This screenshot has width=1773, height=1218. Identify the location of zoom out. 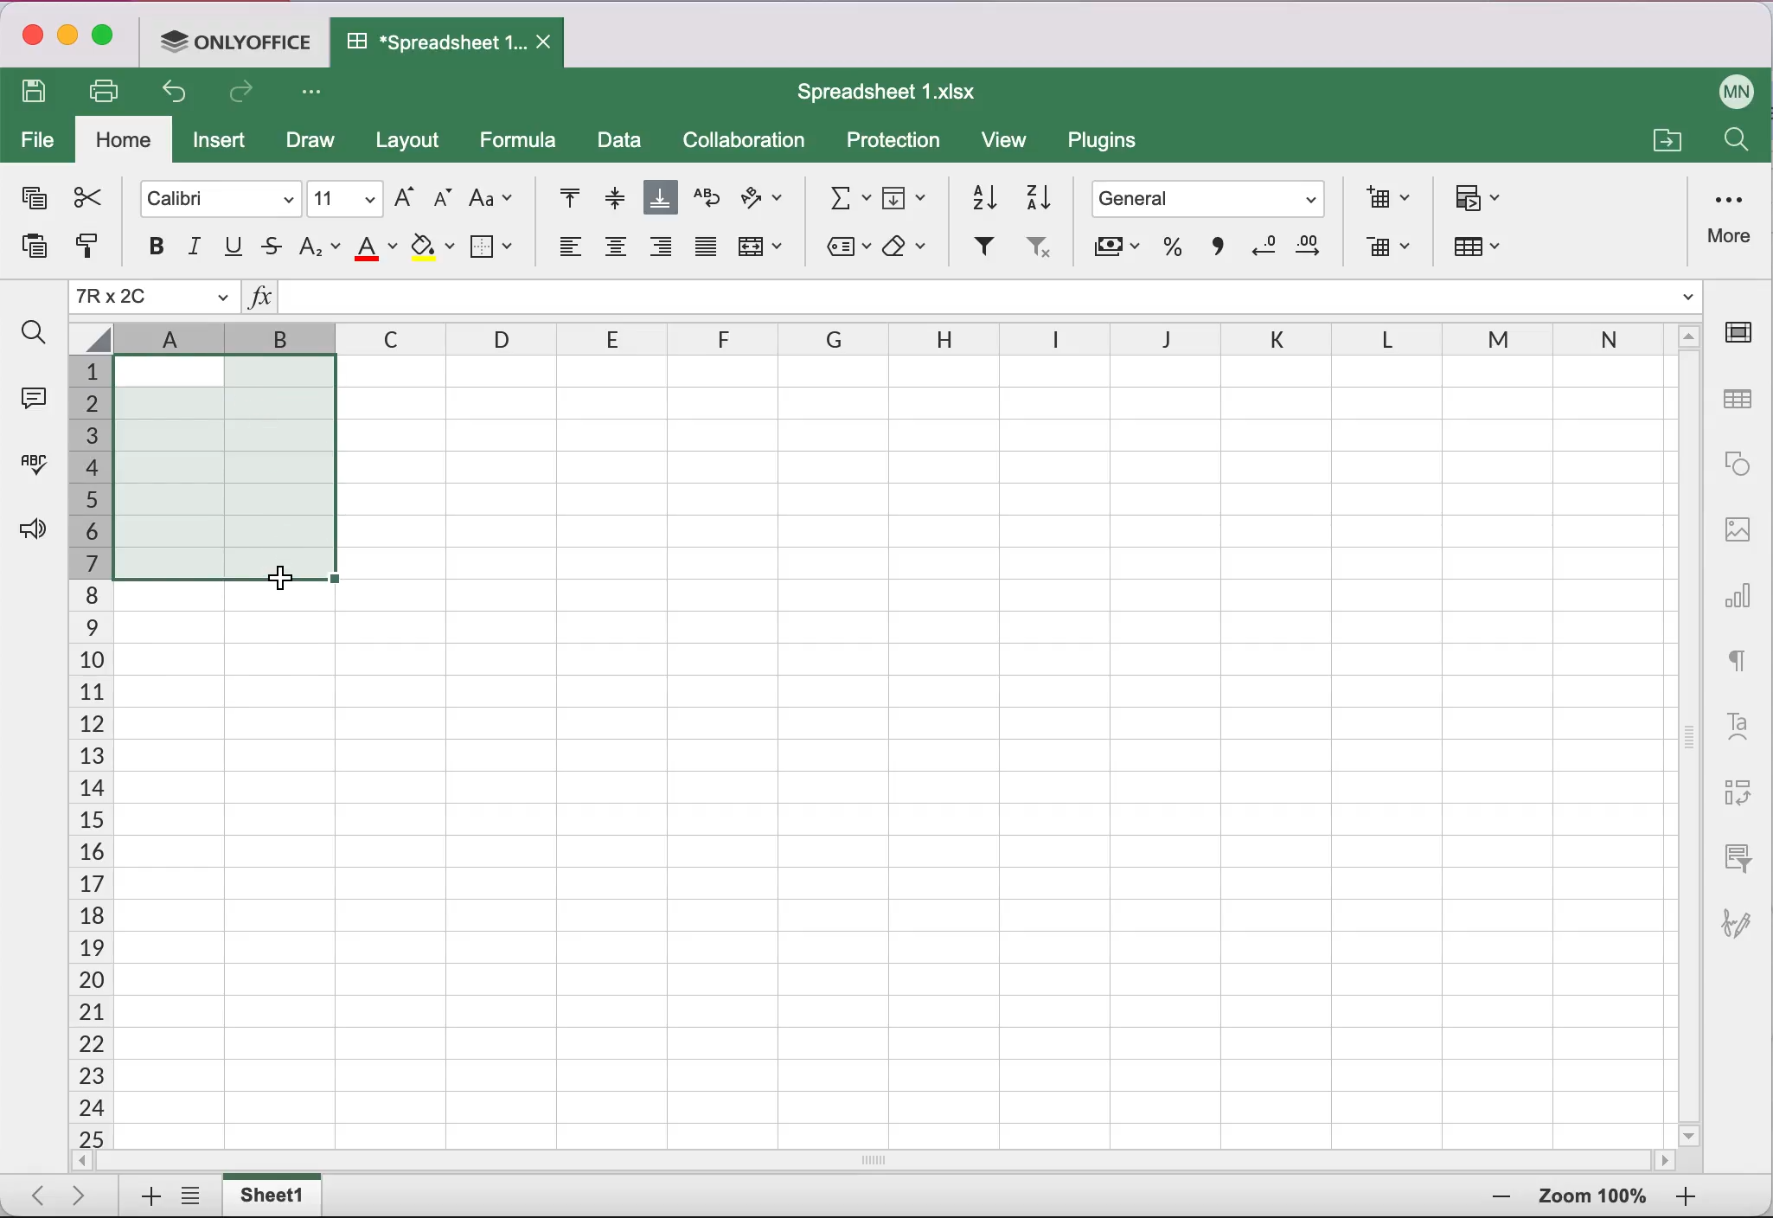
(1686, 1198).